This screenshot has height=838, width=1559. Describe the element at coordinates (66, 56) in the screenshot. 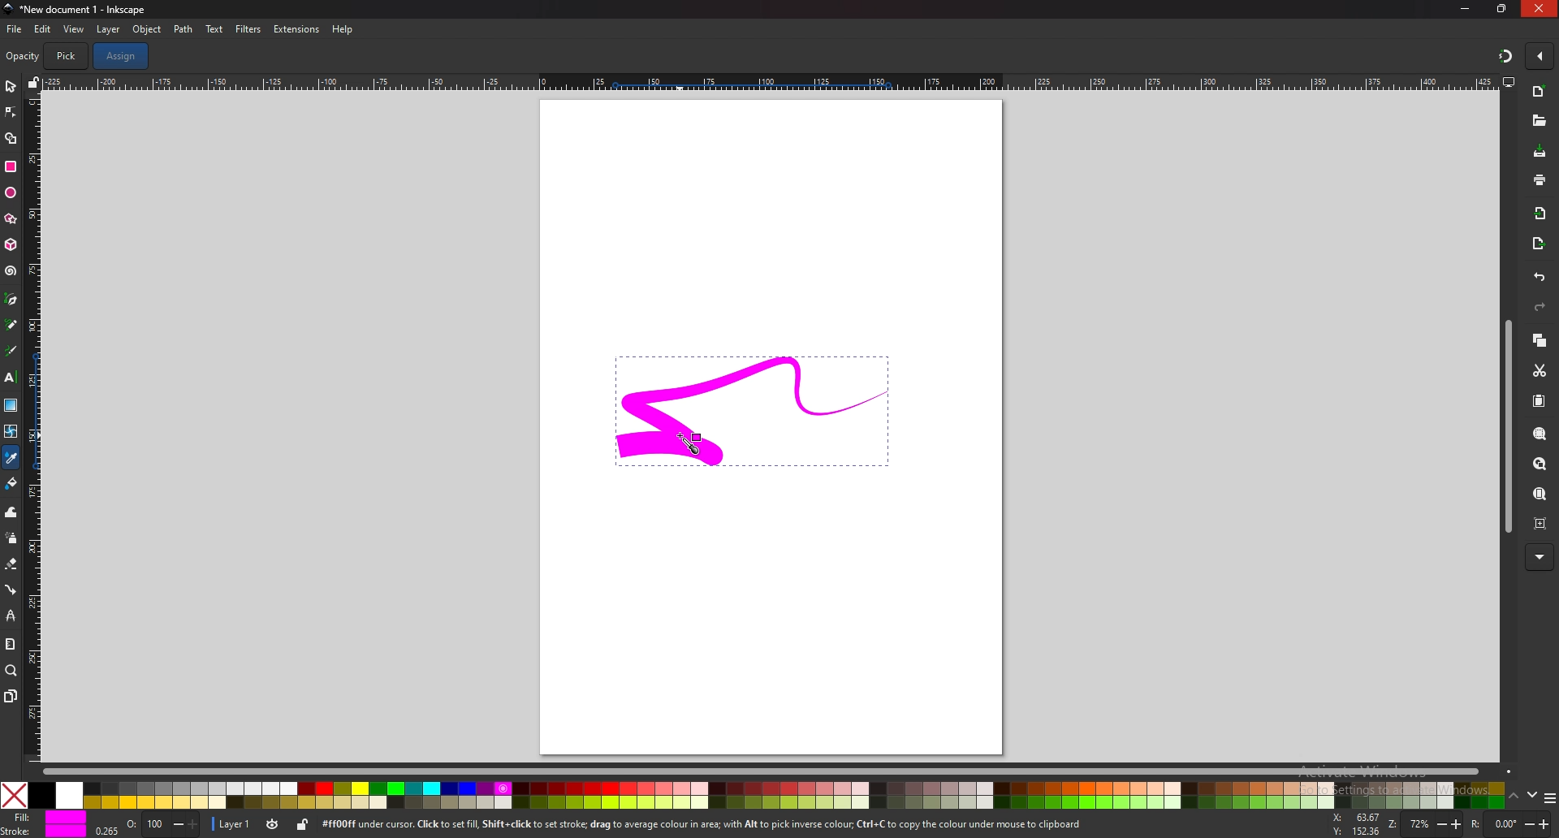

I see `pick` at that location.